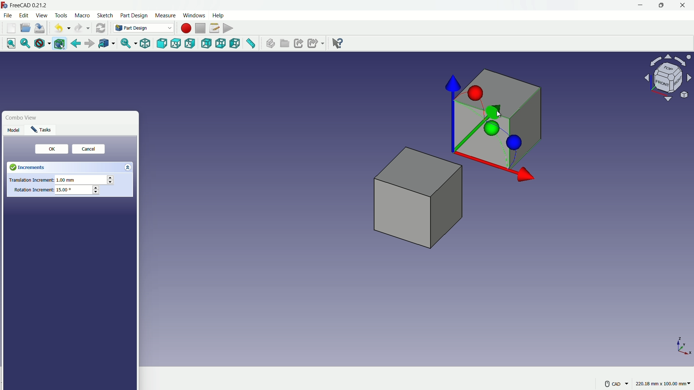 Image resolution: width=694 pixels, height=390 pixels. I want to click on file, so click(8, 15).